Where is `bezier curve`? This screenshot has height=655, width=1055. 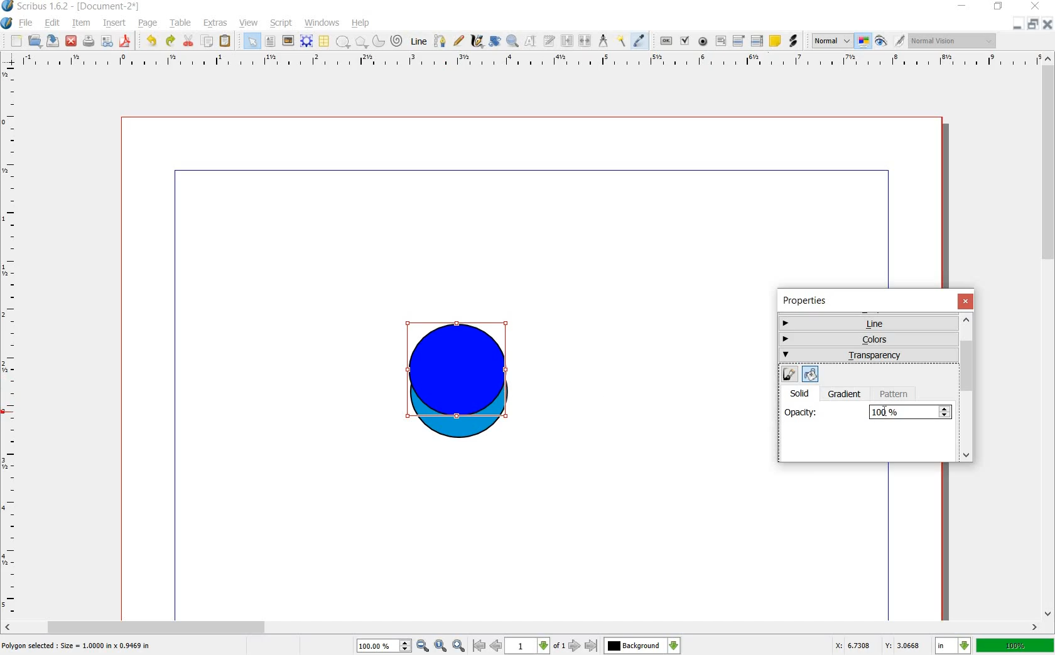
bezier curve is located at coordinates (440, 41).